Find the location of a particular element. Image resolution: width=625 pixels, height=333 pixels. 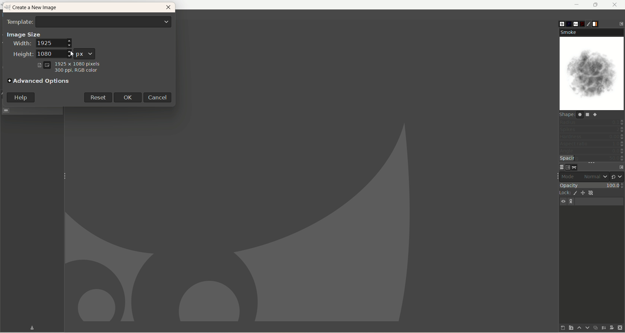

pixel is located at coordinates (85, 53).